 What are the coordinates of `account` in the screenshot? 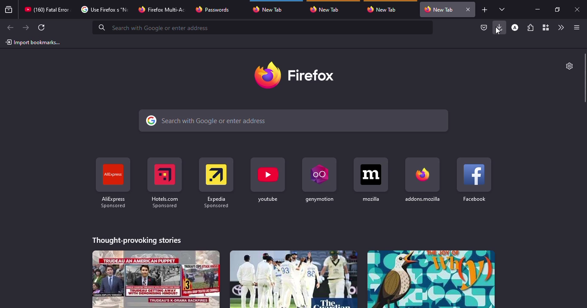 It's located at (515, 28).